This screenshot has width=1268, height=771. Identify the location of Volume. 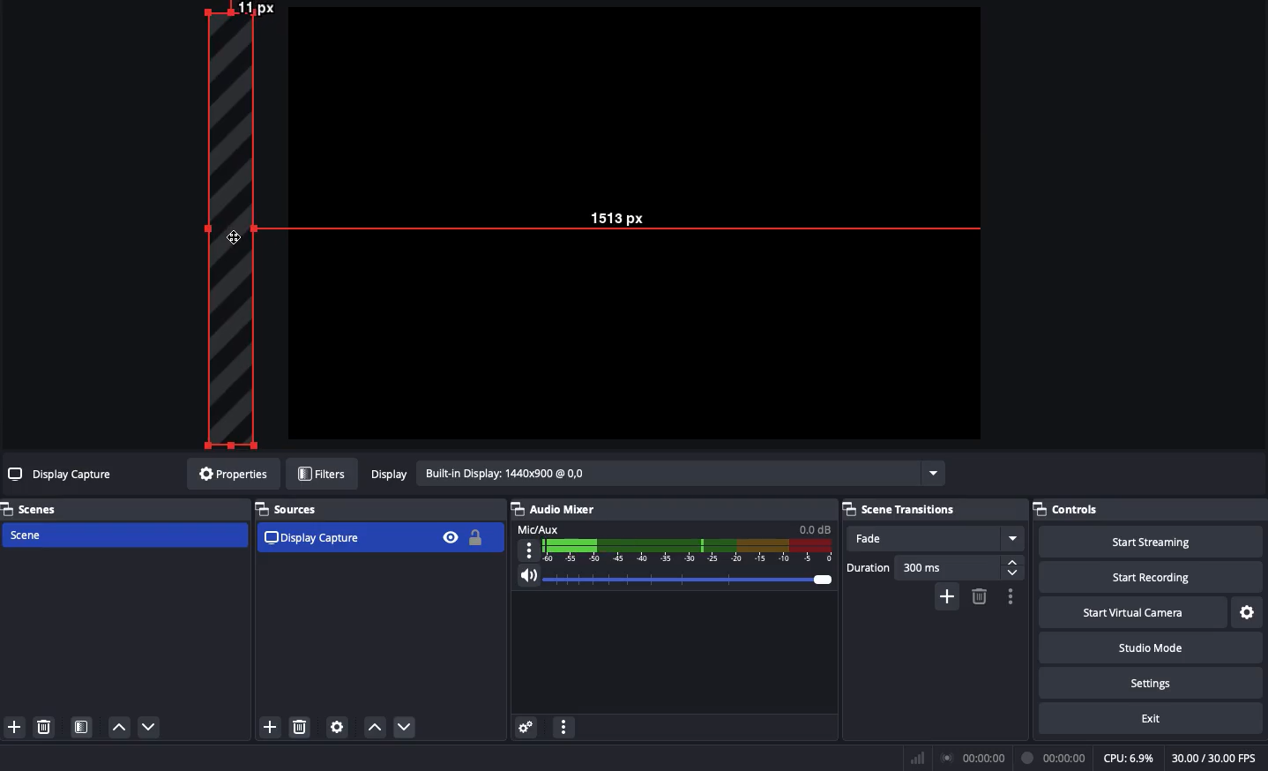
(670, 580).